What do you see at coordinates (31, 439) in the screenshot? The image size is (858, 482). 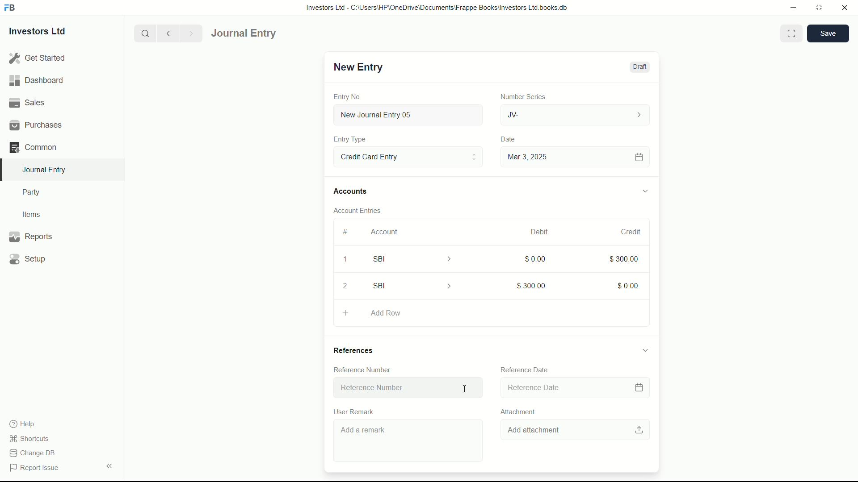 I see `shortcuts` at bounding box center [31, 439].